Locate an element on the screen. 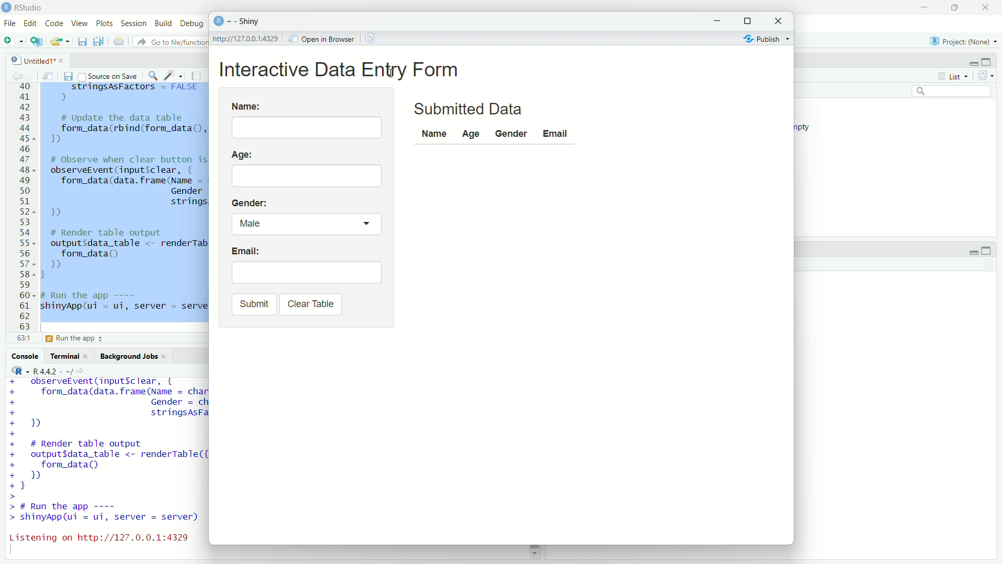 The width and height of the screenshot is (1002, 564). Project: (None) is located at coordinates (964, 41).